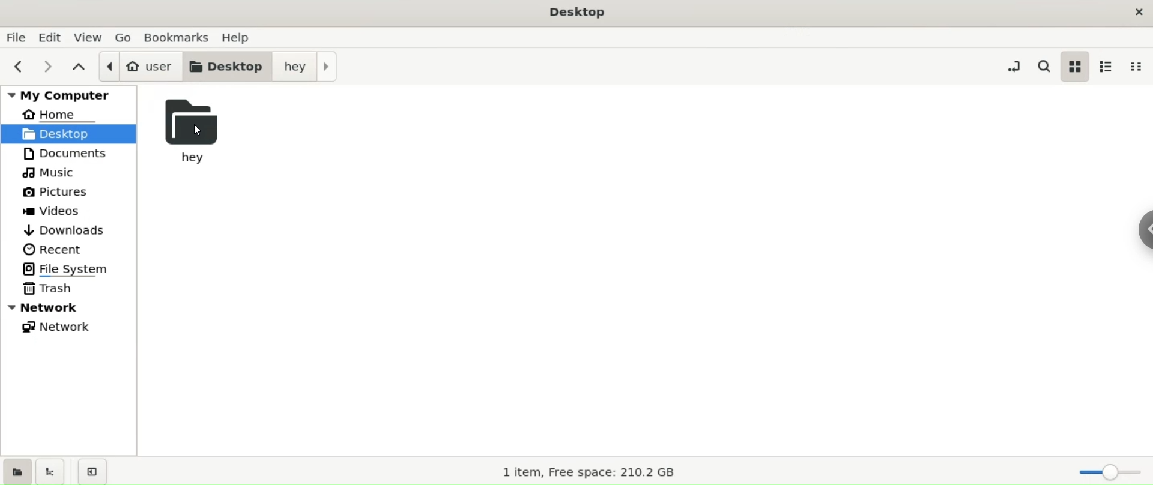 Image resolution: width=1153 pixels, height=485 pixels. I want to click on hey, so click(307, 65).